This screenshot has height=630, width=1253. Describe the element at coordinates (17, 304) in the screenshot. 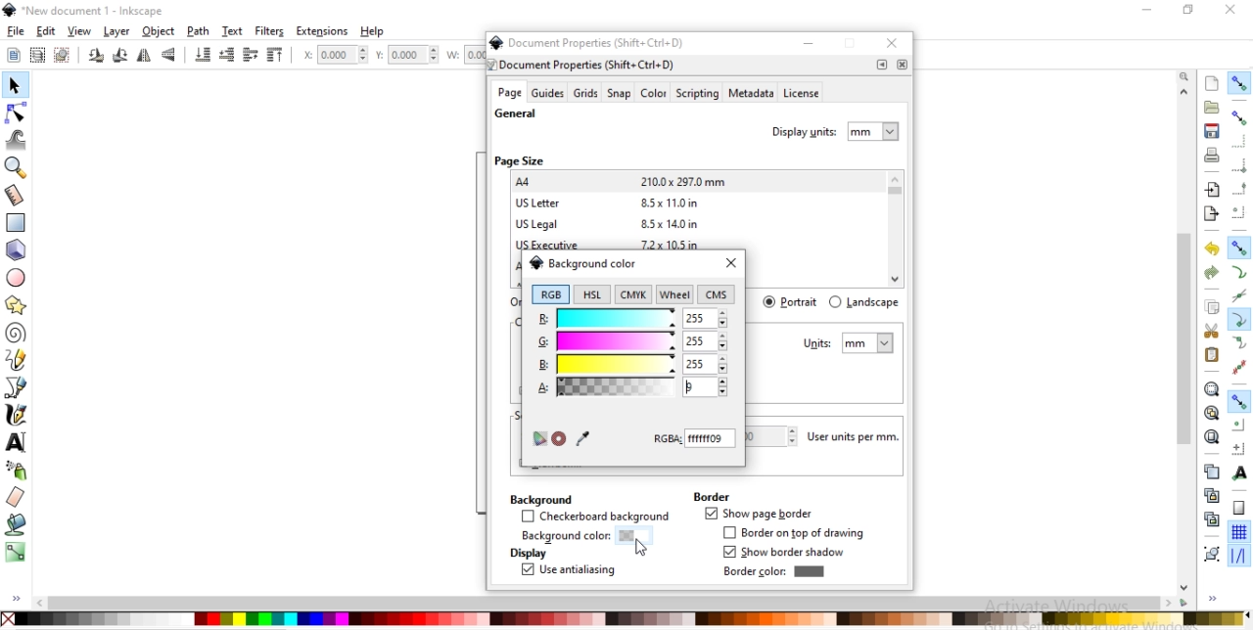

I see `create stars and polygons` at that location.